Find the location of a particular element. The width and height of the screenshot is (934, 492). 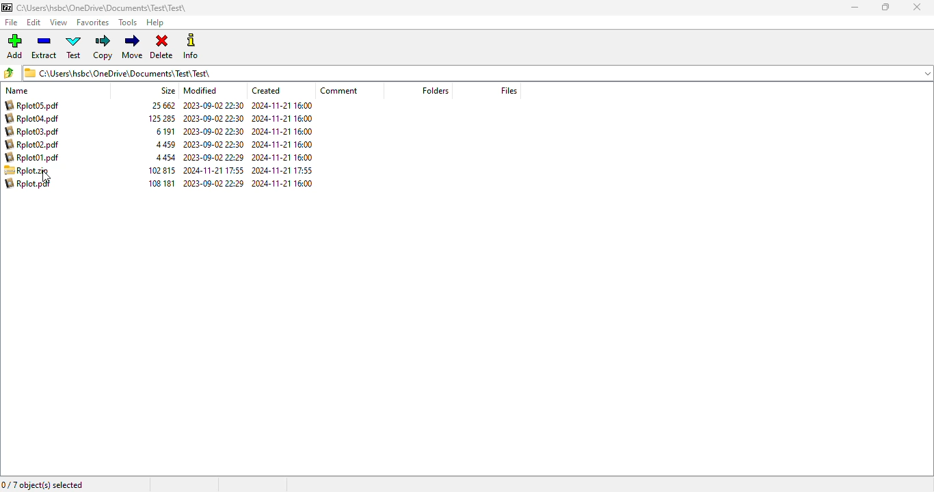

102 815 is located at coordinates (162, 171).